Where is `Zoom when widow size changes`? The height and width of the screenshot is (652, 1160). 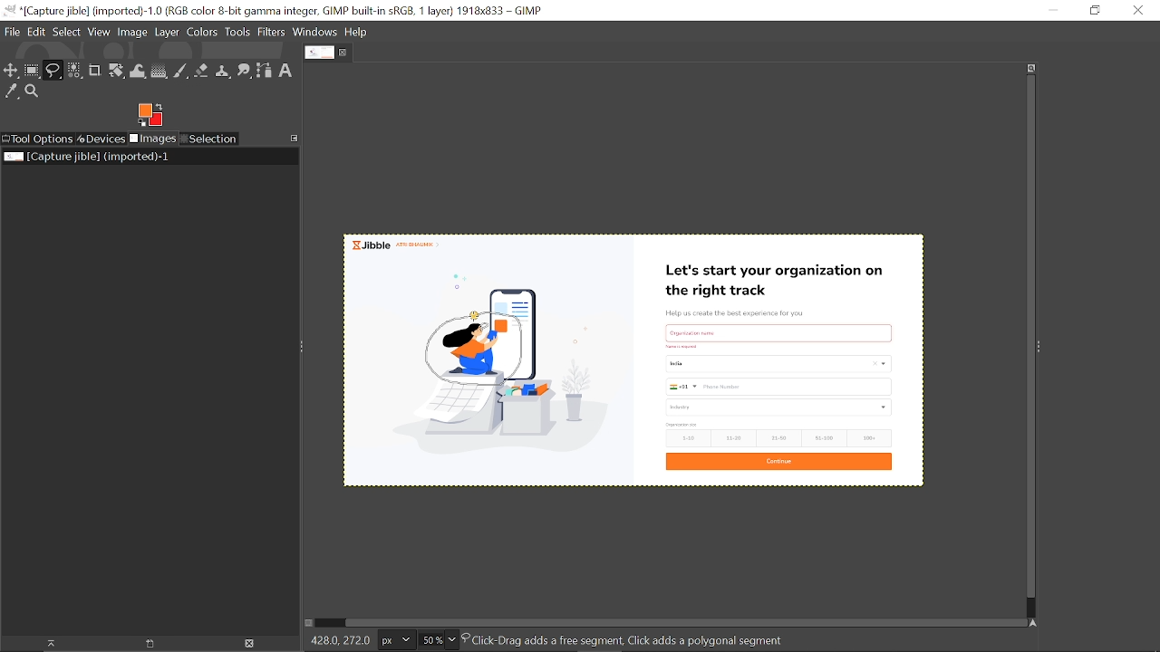
Zoom when widow size changes is located at coordinates (1031, 68).